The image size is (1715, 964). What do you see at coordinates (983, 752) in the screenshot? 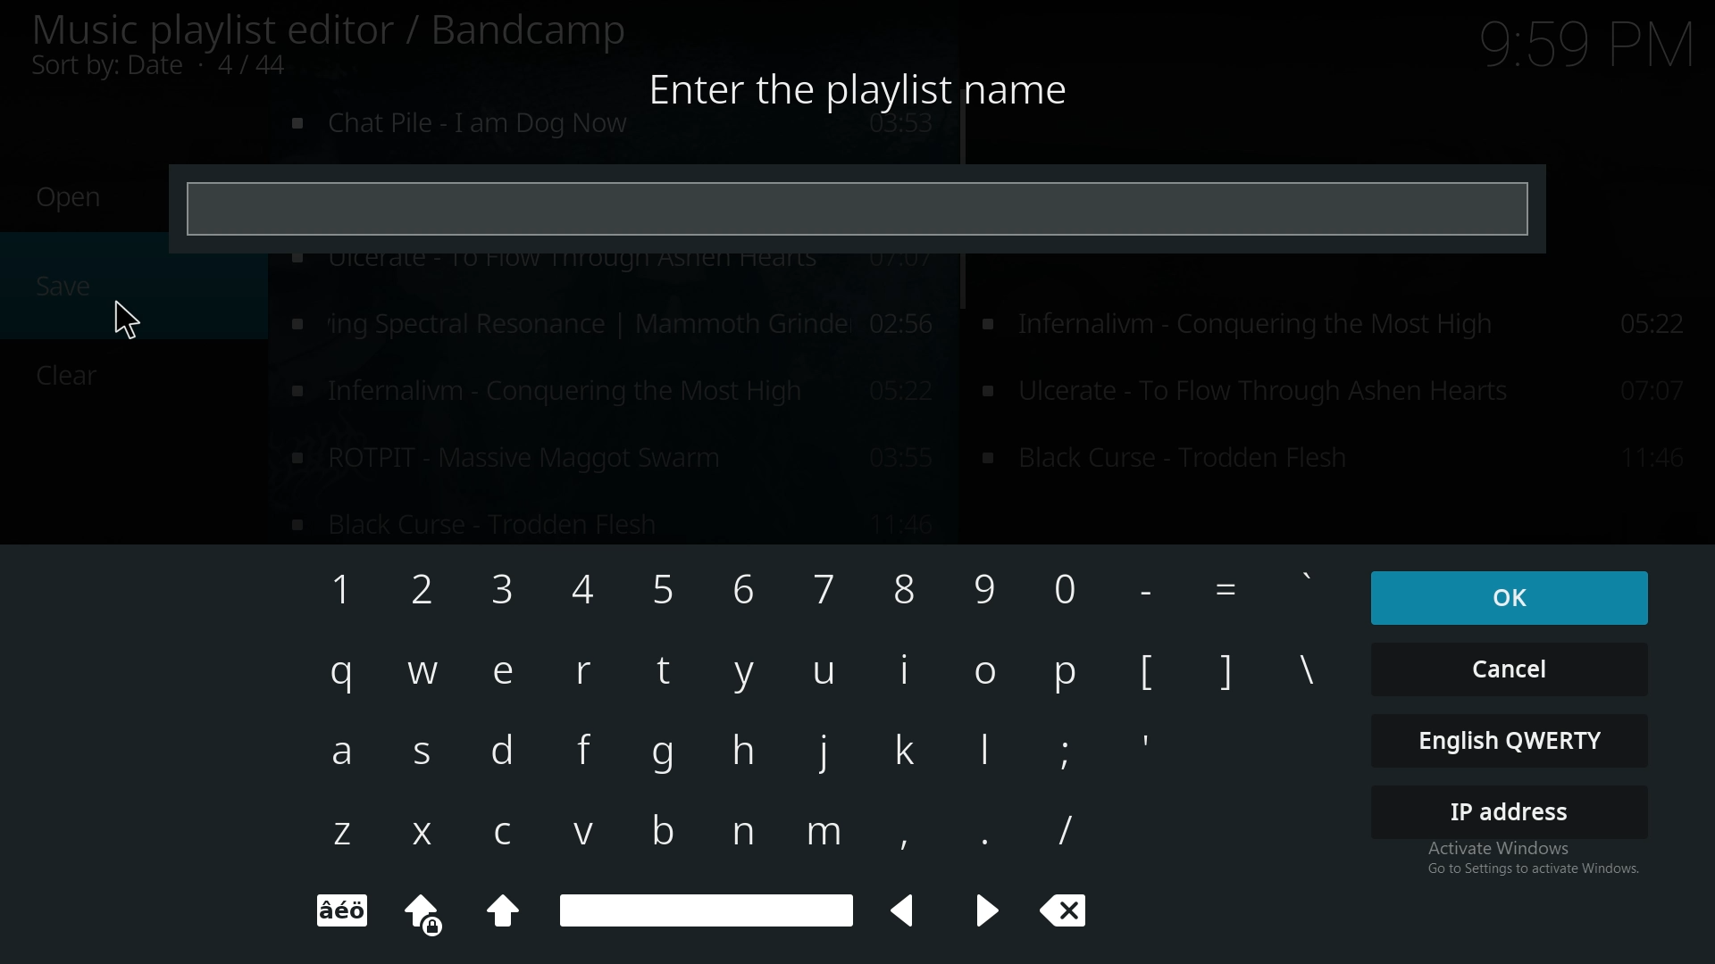
I see `keyboard input` at bounding box center [983, 752].